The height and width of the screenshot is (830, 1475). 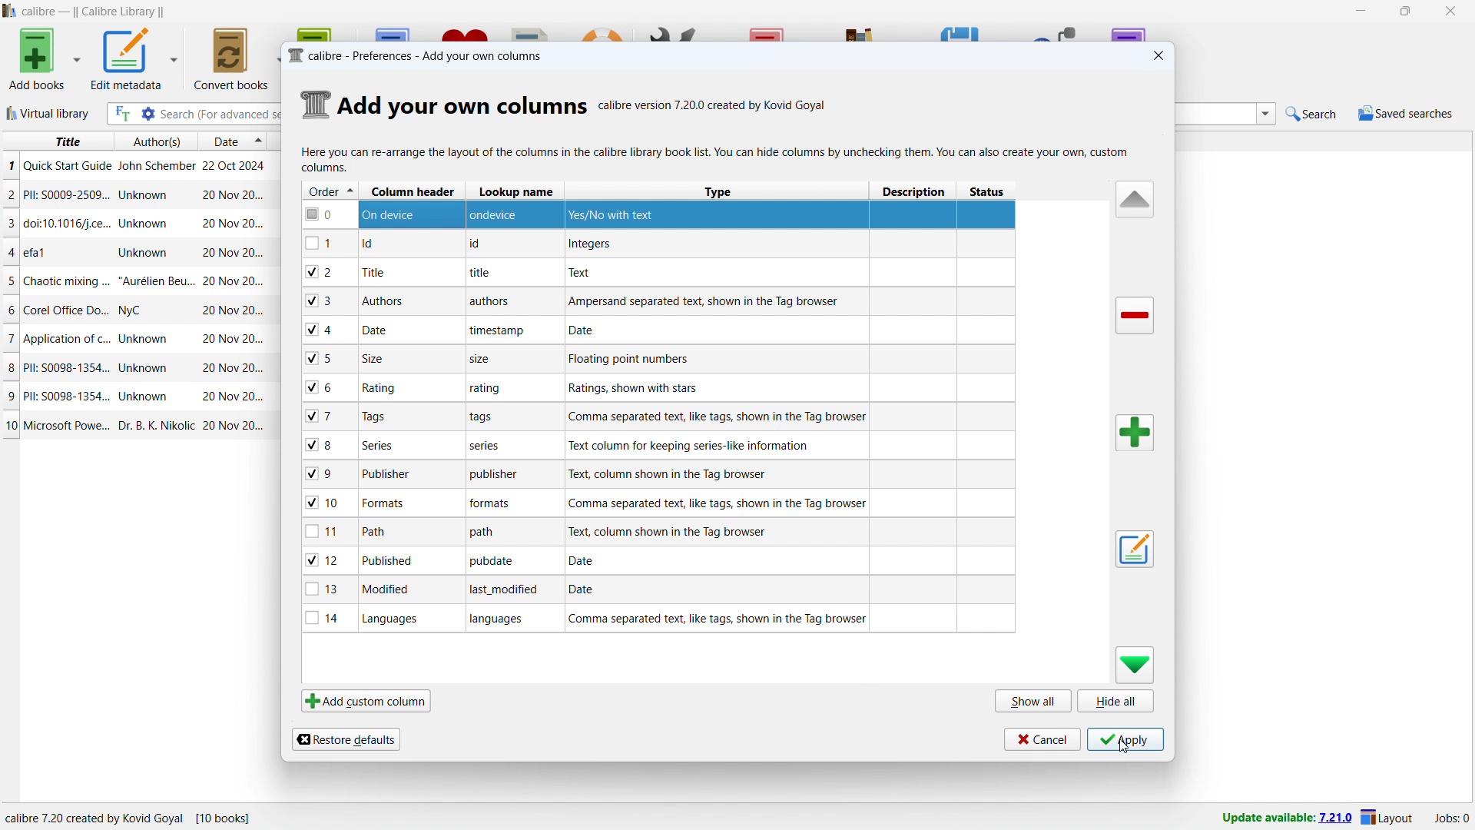 I want to click on v/12 Published pubdate Date, so click(x=658, y=563).